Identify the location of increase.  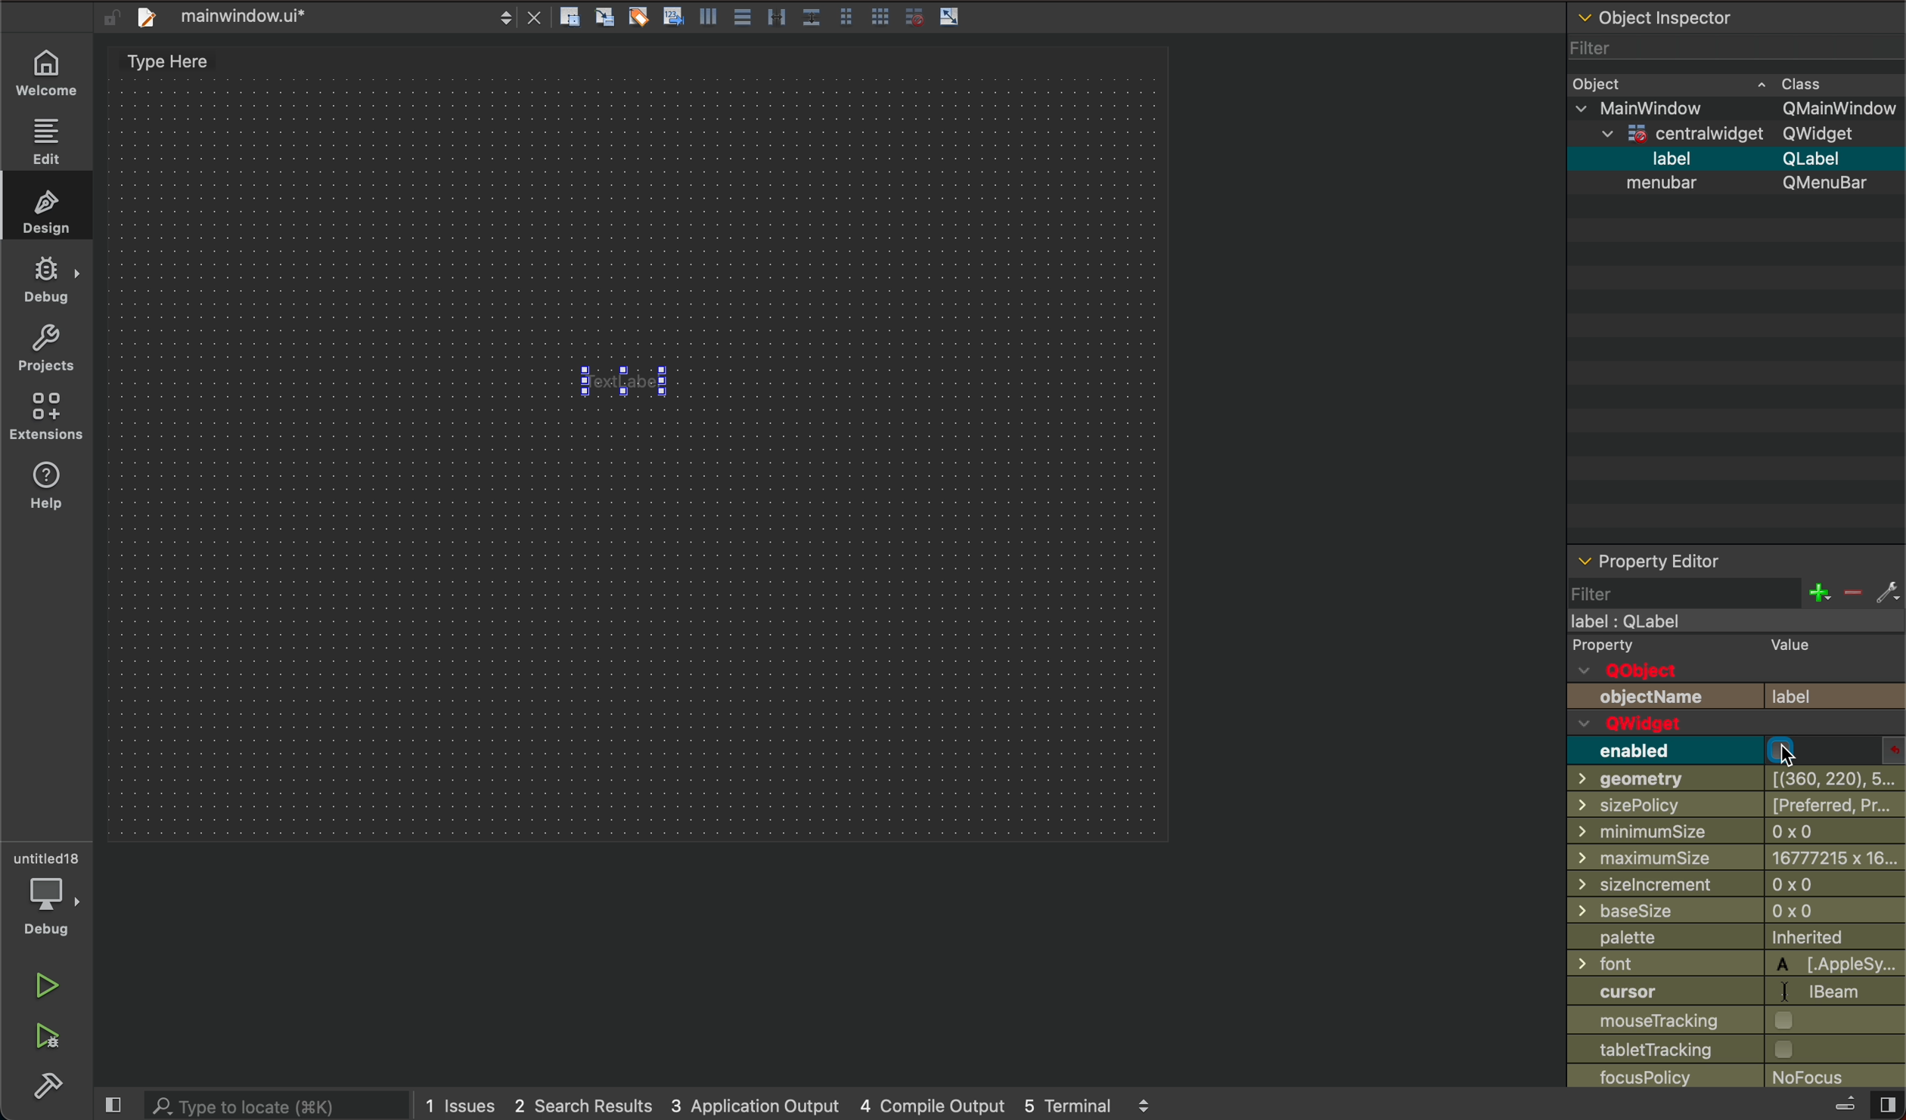
(1811, 592).